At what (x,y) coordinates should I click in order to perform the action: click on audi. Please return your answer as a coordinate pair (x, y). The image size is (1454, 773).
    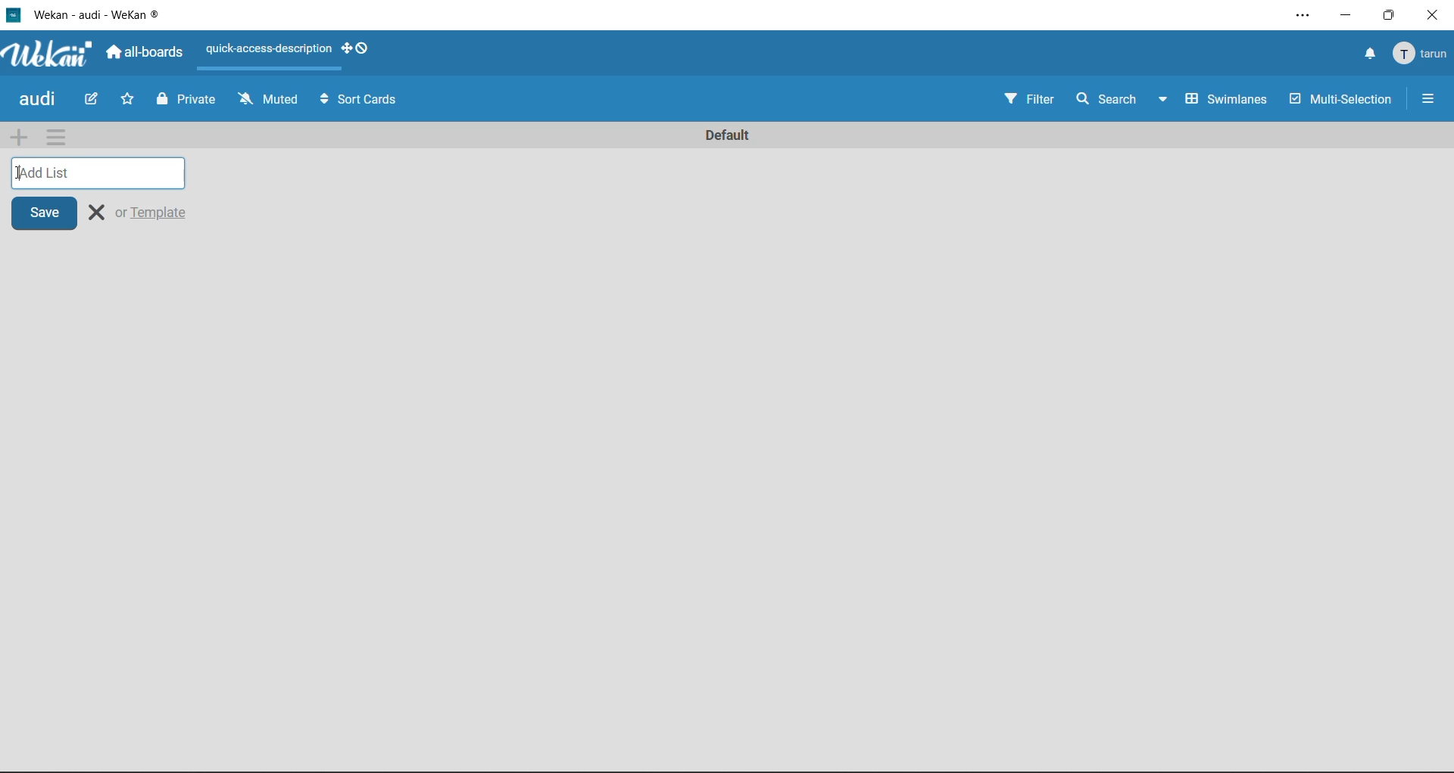
    Looking at the image, I should click on (36, 101).